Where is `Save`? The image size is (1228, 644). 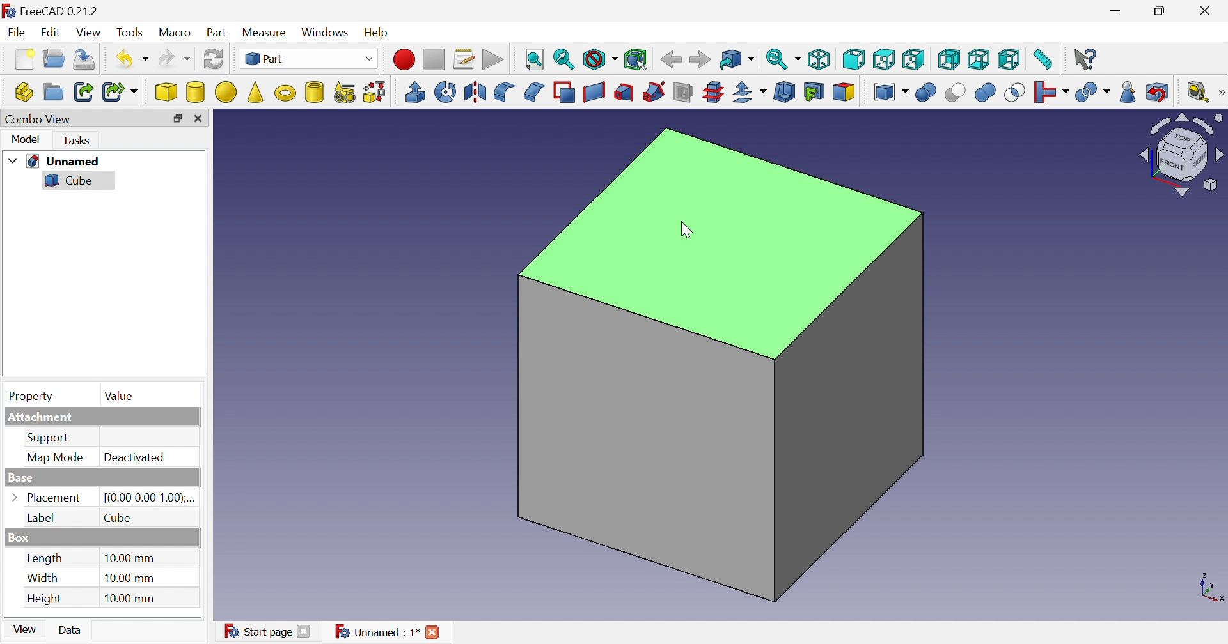
Save is located at coordinates (88, 59).